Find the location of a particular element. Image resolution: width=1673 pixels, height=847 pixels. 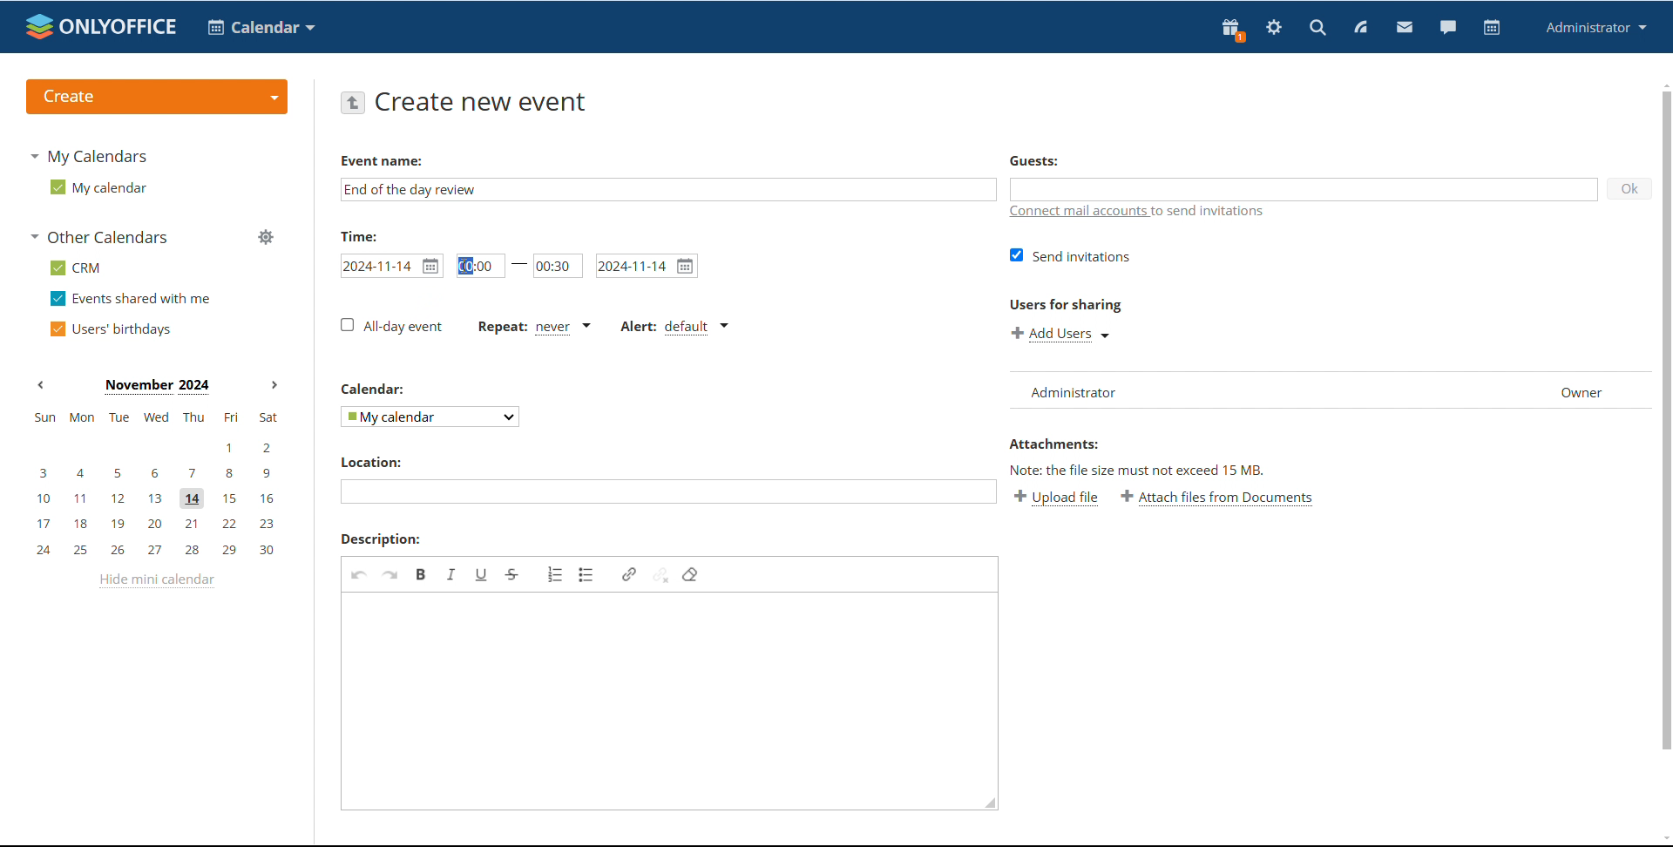

present is located at coordinates (1231, 30).